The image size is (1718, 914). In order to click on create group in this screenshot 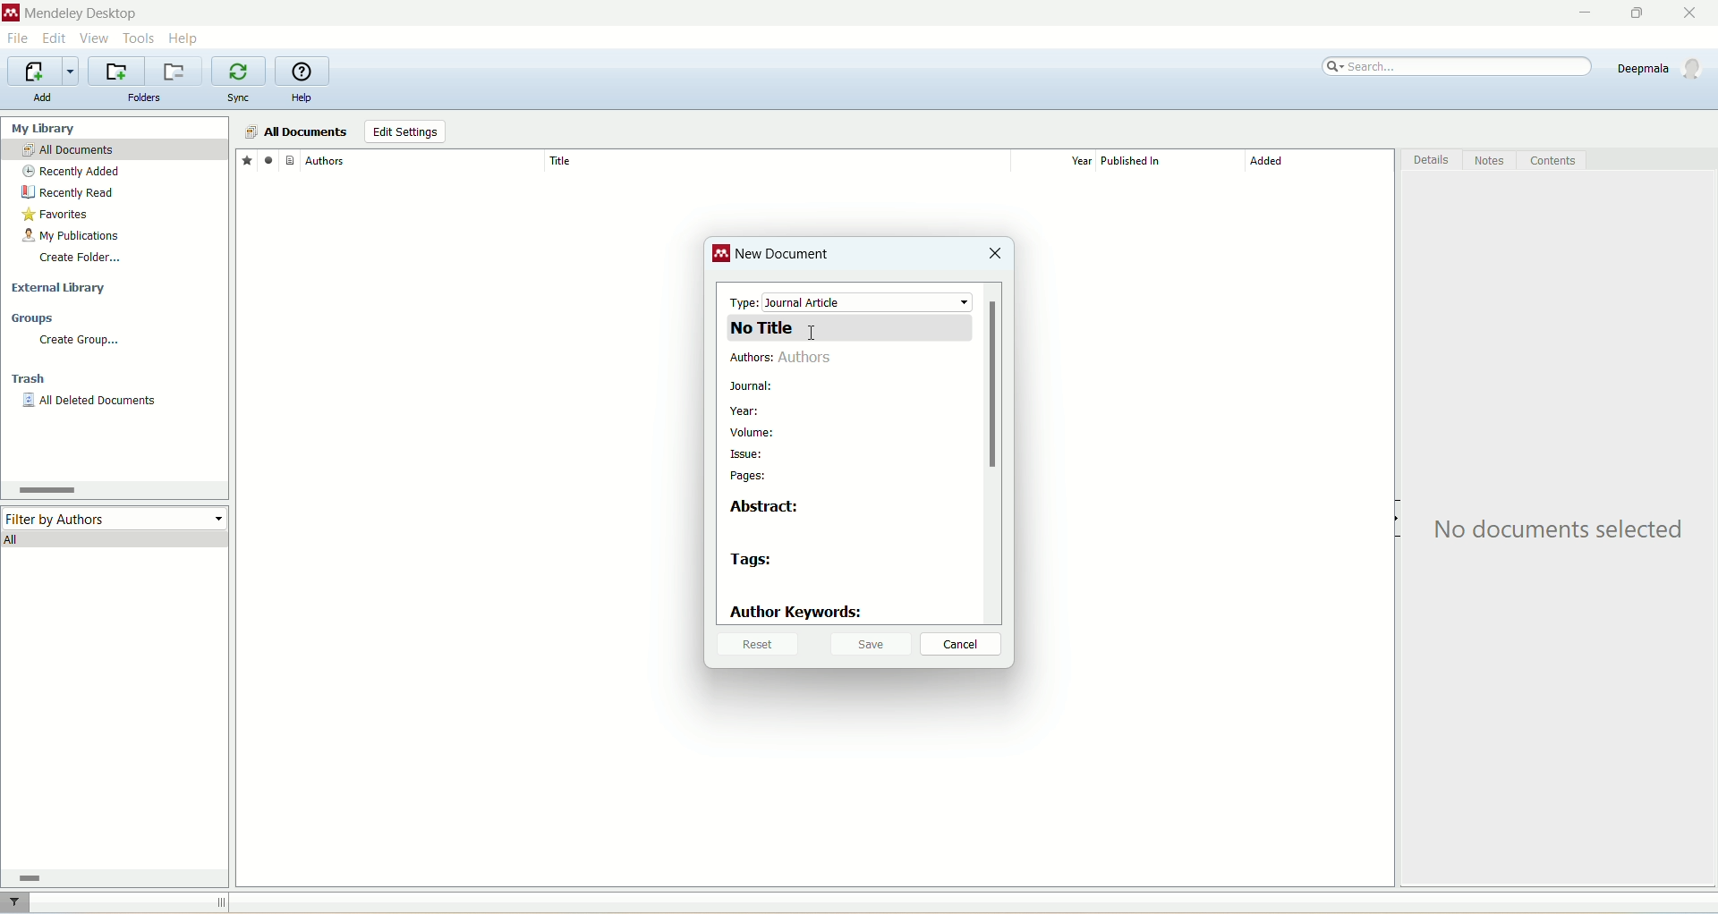, I will do `click(78, 340)`.